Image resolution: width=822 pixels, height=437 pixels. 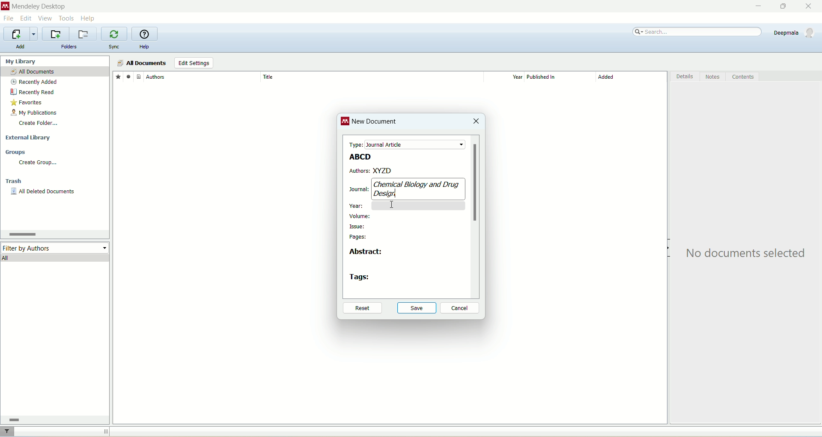 What do you see at coordinates (420, 170) in the screenshot?
I see `XYZD` at bounding box center [420, 170].